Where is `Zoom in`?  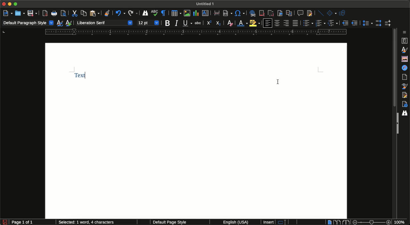 Zoom in is located at coordinates (389, 222).